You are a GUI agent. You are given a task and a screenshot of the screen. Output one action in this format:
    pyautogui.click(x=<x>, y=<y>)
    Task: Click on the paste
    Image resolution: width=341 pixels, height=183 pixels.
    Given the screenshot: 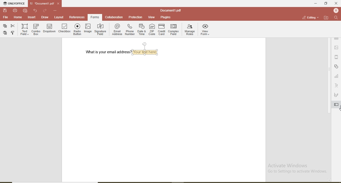 What is the action you would take?
    pyautogui.click(x=5, y=33)
    